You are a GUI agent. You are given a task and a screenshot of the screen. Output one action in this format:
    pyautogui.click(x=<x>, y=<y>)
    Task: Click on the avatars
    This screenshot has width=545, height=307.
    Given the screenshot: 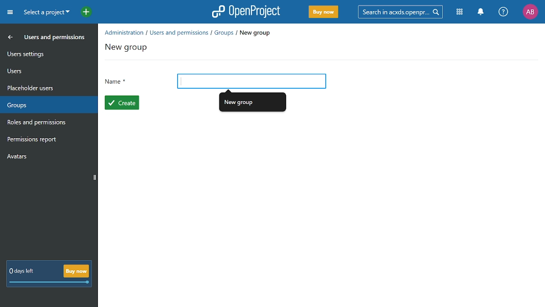 What is the action you would take?
    pyautogui.click(x=44, y=156)
    